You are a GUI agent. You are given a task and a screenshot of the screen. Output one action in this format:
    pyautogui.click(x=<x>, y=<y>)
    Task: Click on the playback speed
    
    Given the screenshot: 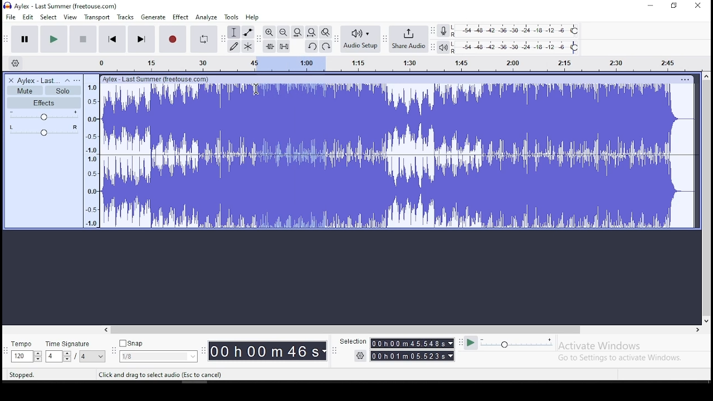 What is the action you would take?
    pyautogui.click(x=517, y=344)
    